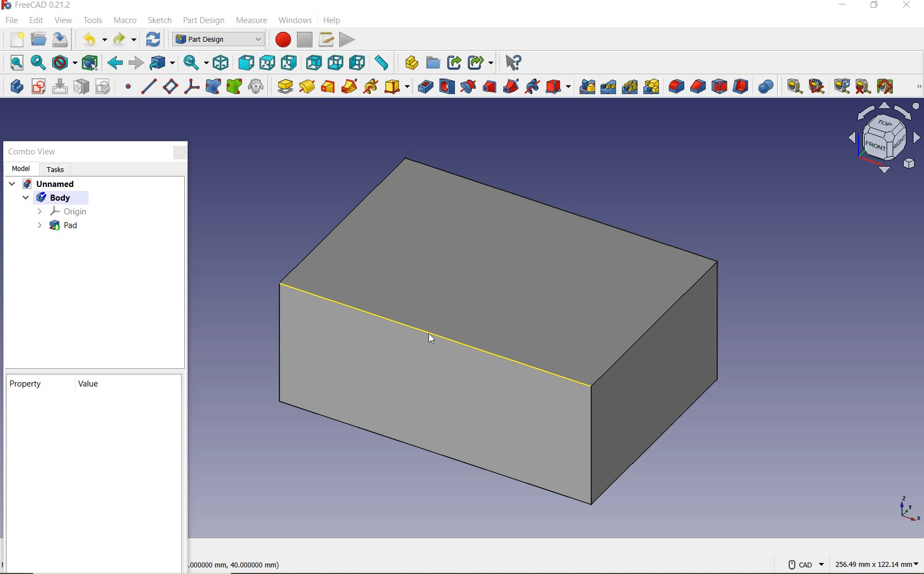 The height and width of the screenshot is (574, 924). I want to click on draw style, so click(65, 63).